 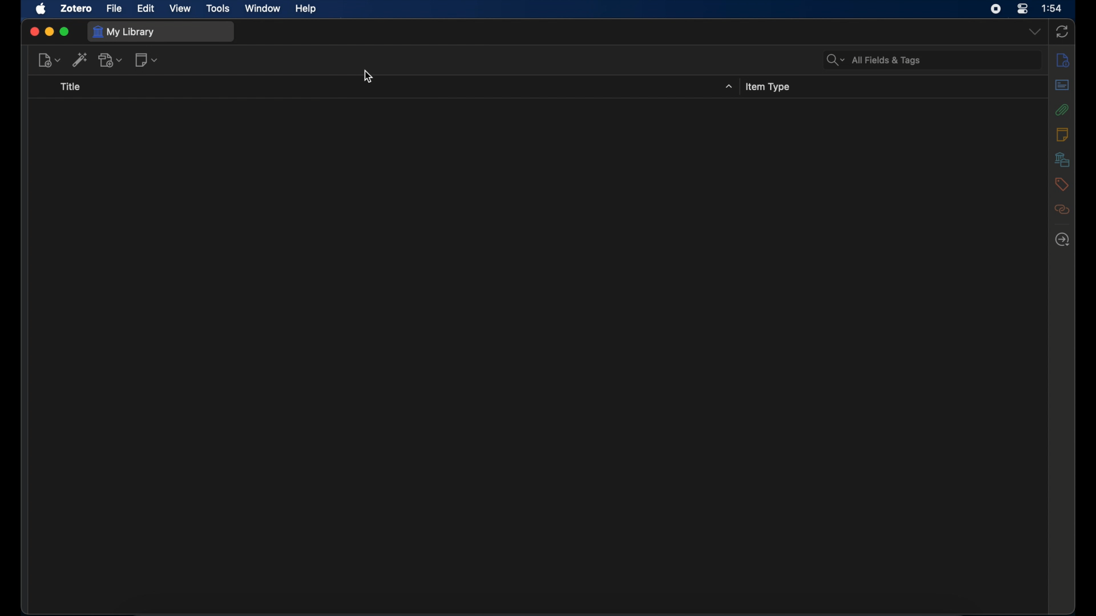 What do you see at coordinates (49, 32) in the screenshot?
I see `minimize` at bounding box center [49, 32].